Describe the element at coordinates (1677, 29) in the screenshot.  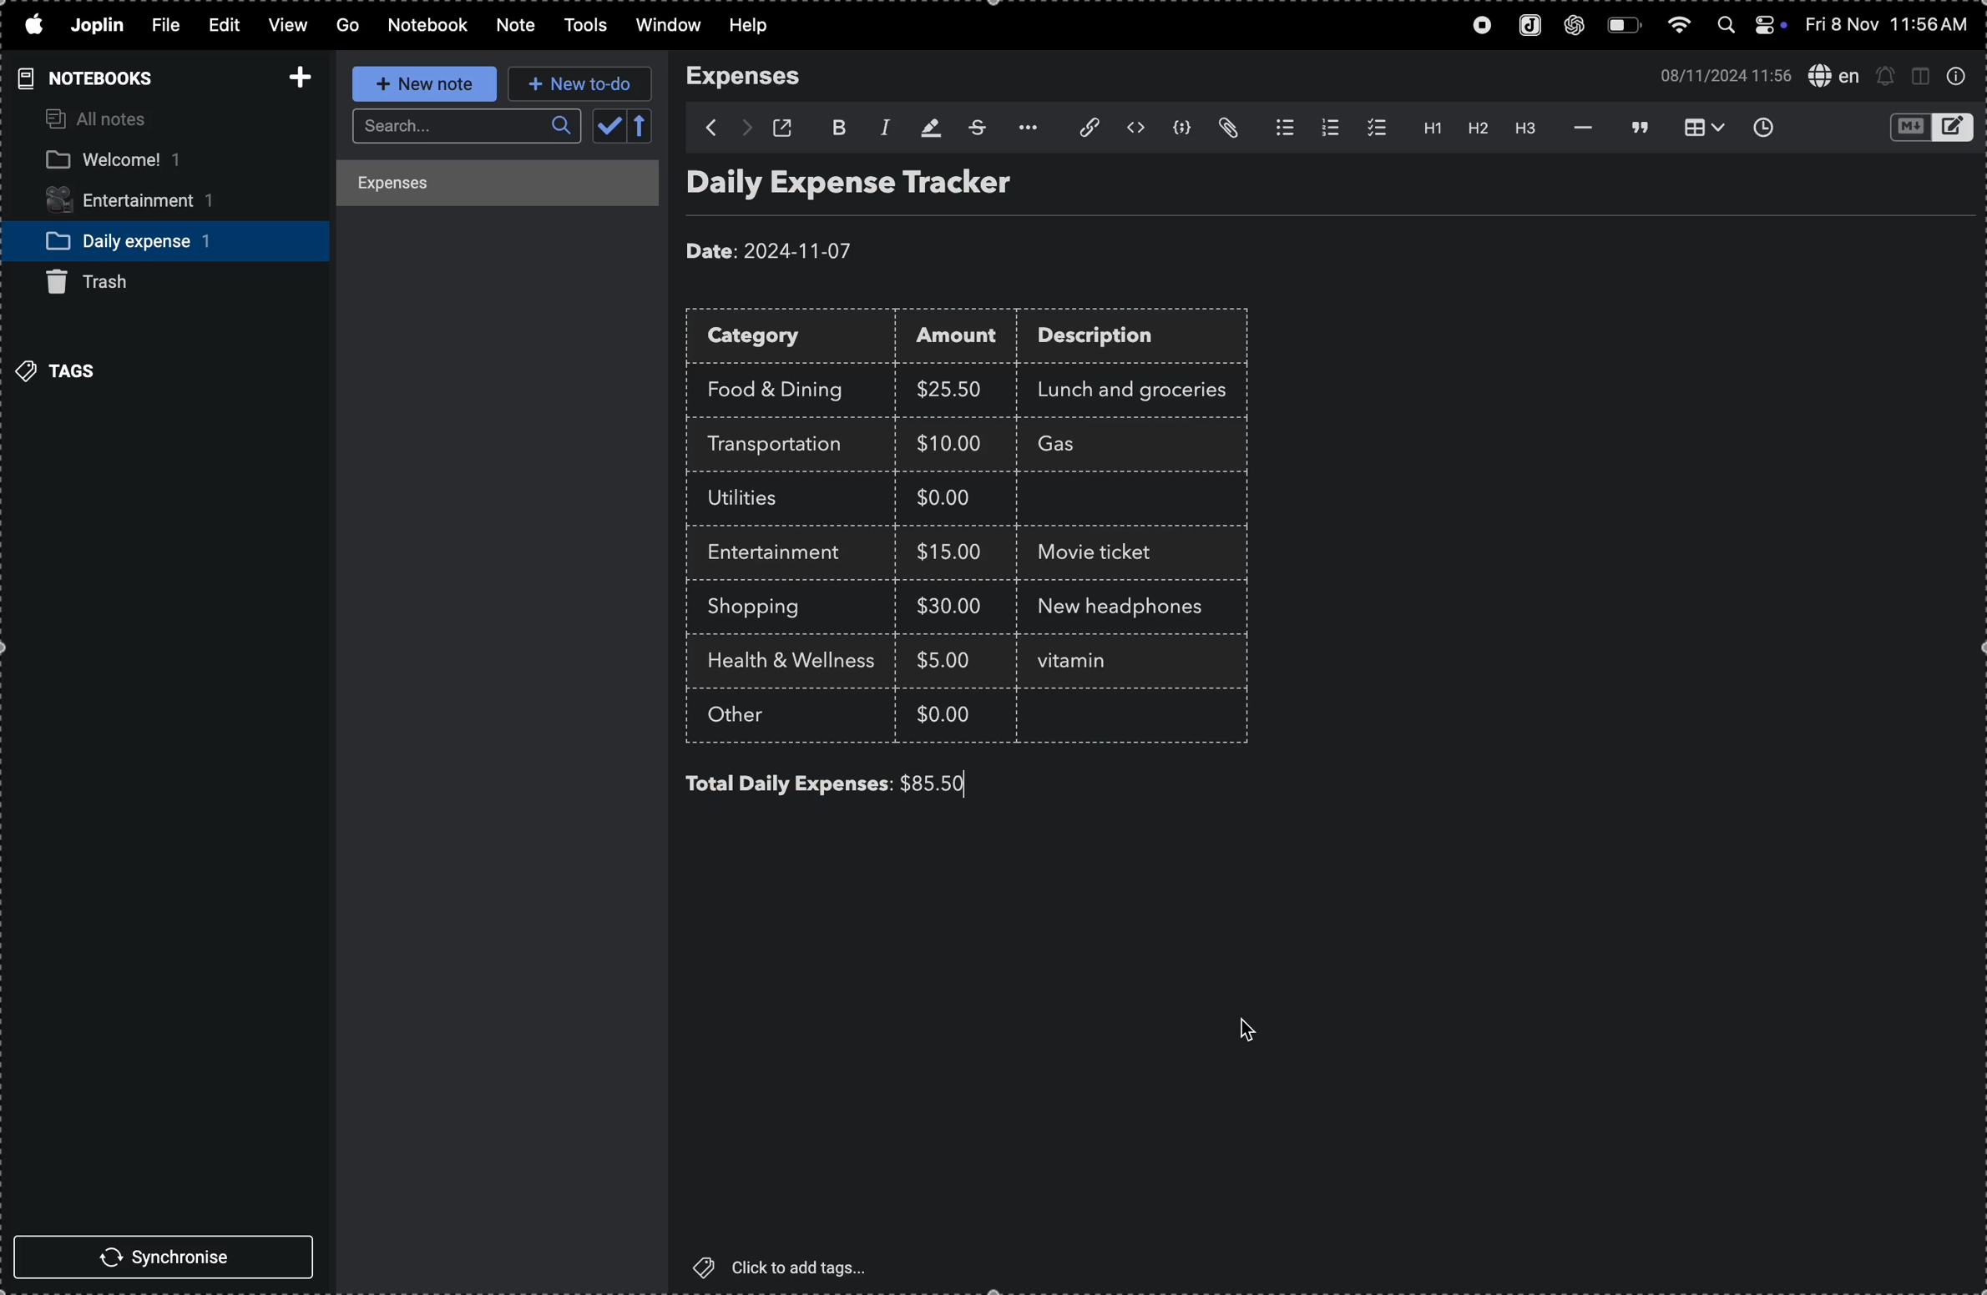
I see `wifi` at that location.